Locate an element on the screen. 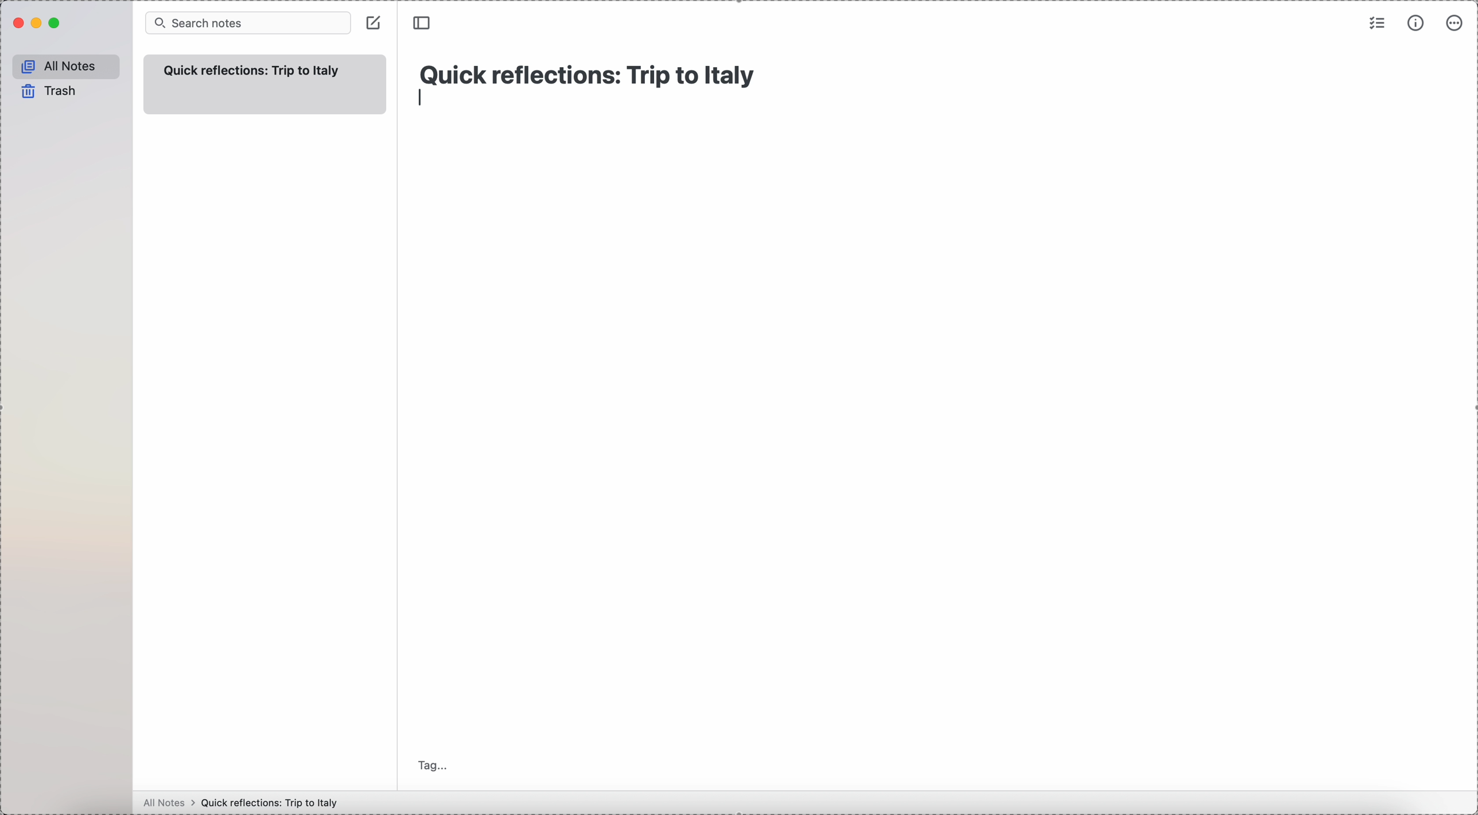  maximize is located at coordinates (56, 23).